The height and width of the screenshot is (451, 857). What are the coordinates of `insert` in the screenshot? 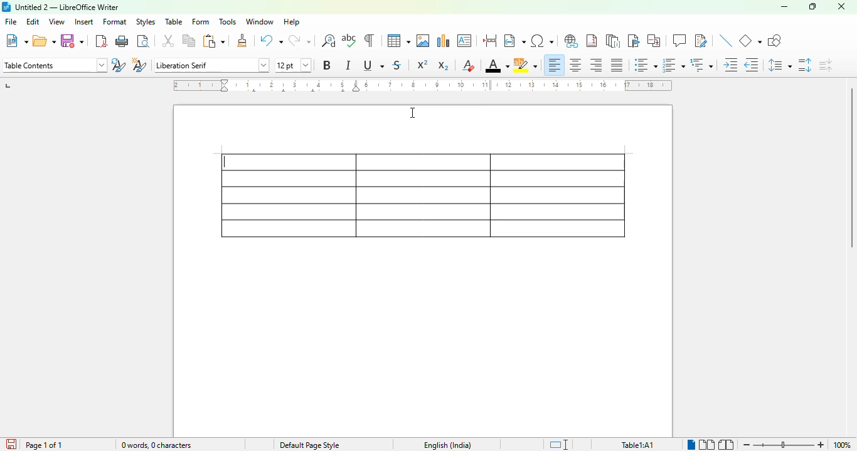 It's located at (84, 21).